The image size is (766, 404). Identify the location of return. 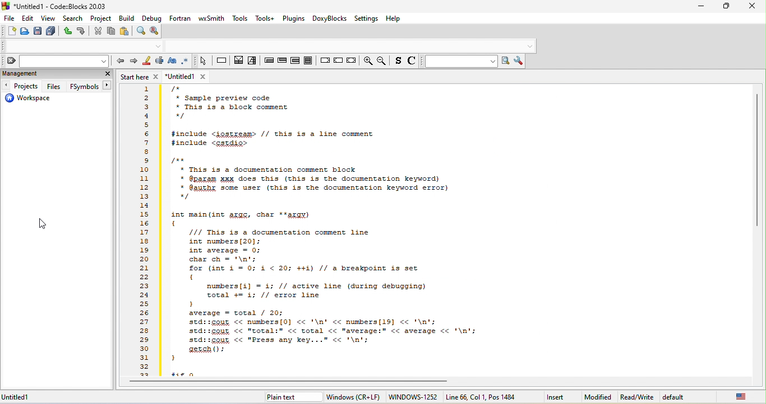
(350, 61).